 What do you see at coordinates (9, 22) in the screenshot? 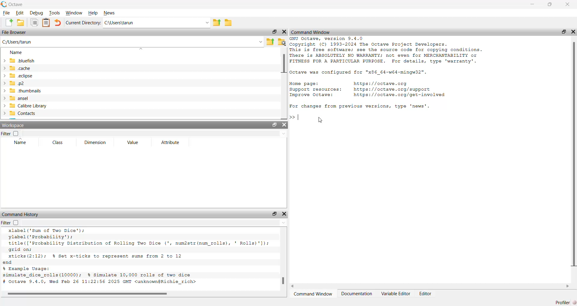
I see `Create a new File` at bounding box center [9, 22].